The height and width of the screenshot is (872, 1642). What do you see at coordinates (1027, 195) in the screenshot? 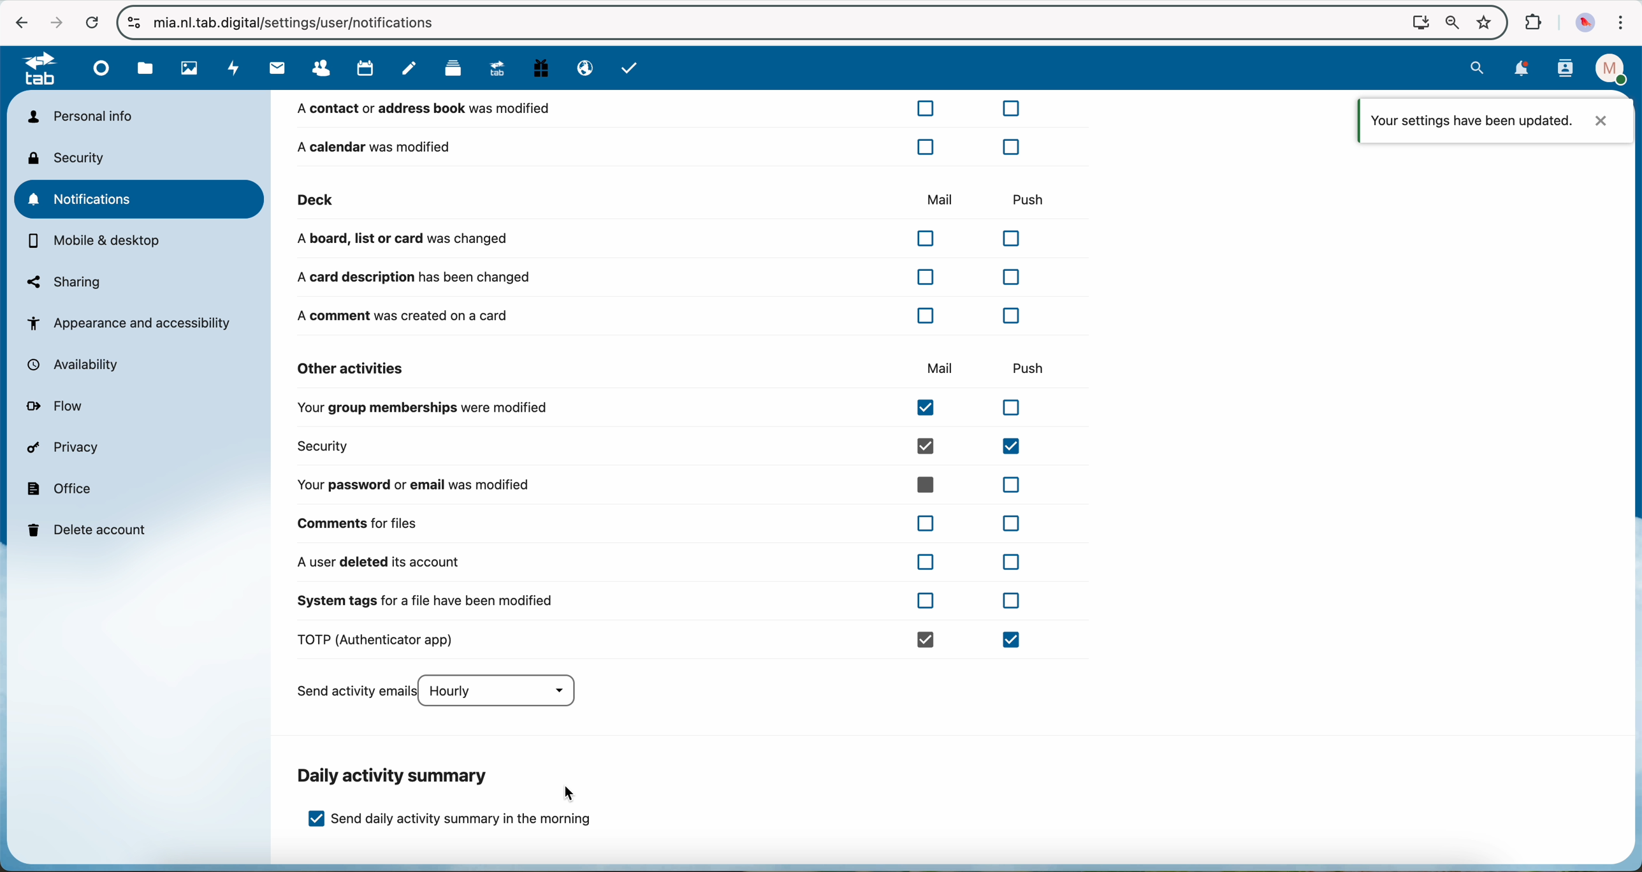
I see `push` at bounding box center [1027, 195].